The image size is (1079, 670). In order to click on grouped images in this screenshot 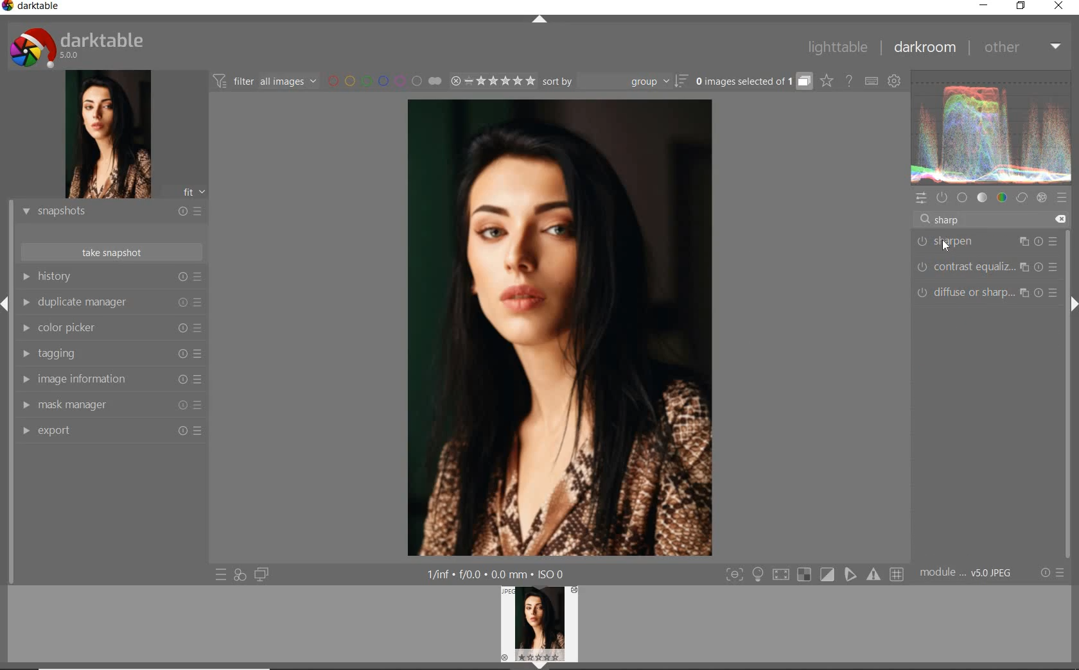, I will do `click(754, 82)`.